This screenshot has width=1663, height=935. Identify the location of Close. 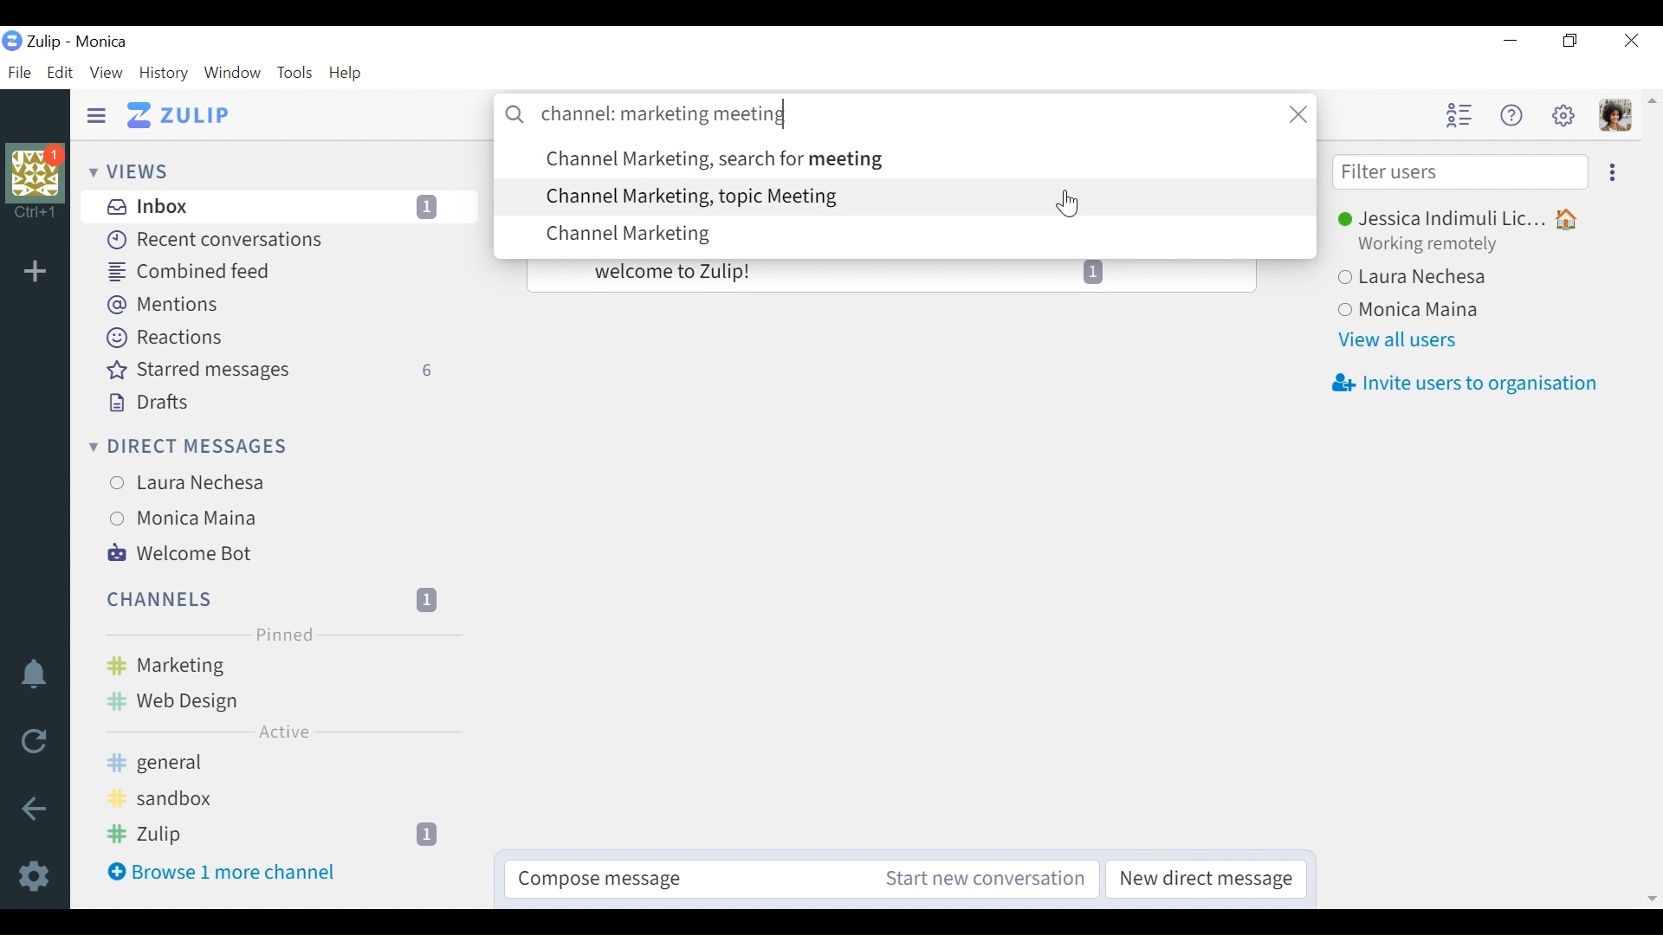
(1630, 40).